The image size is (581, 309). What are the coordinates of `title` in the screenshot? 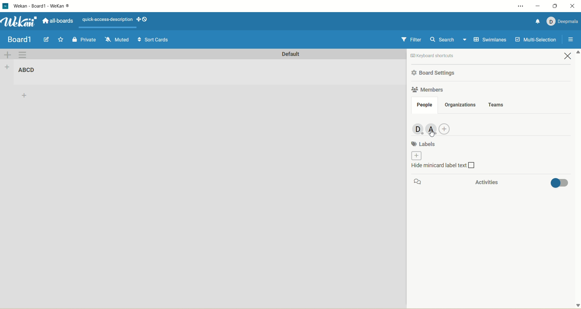 It's located at (29, 70).